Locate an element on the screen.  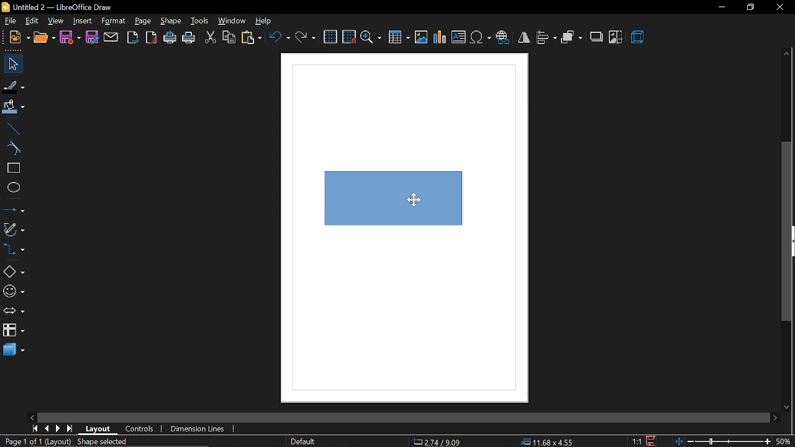
symbol shapes is located at coordinates (13, 291).